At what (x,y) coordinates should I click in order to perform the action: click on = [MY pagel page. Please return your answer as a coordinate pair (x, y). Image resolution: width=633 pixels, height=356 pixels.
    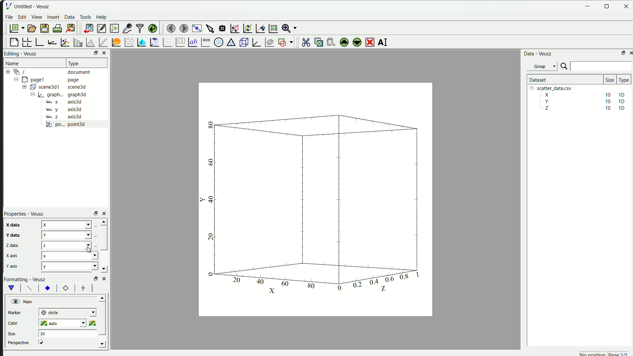
    Looking at the image, I should click on (51, 79).